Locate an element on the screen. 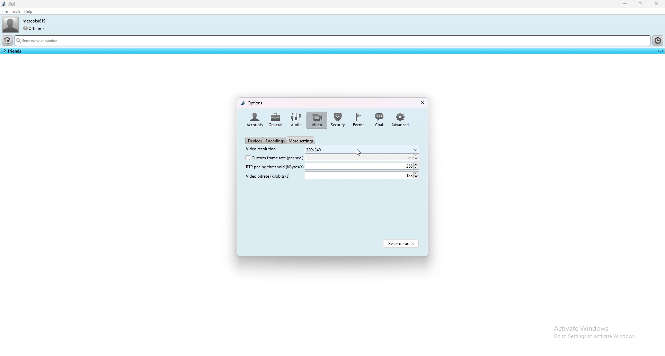 This screenshot has width=665, height=356. Devices is located at coordinates (254, 141).